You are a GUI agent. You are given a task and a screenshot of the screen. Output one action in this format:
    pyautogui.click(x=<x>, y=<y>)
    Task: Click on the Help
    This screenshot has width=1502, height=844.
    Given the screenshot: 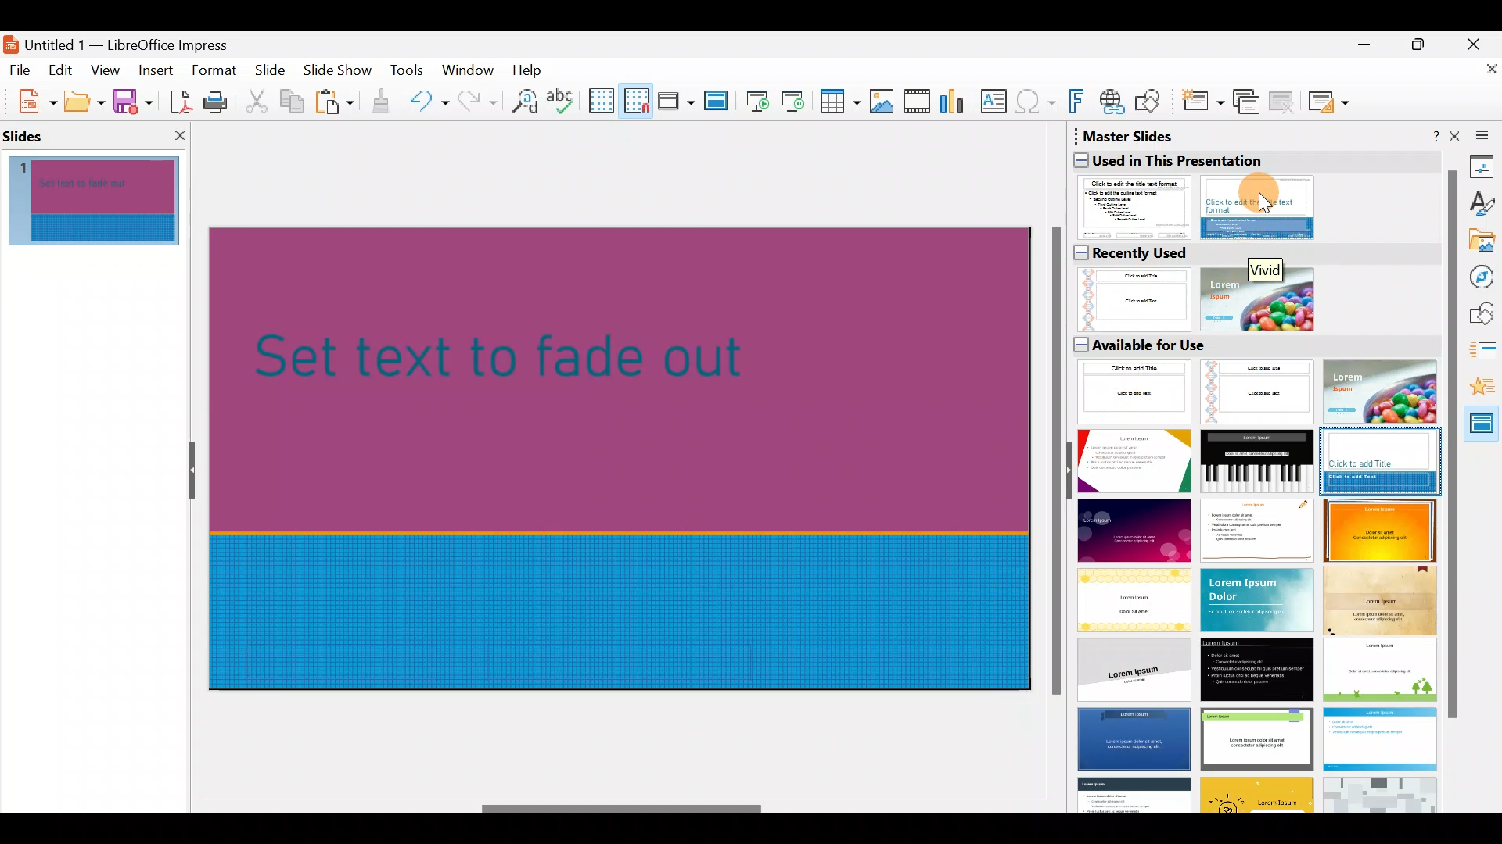 What is the action you would take?
    pyautogui.click(x=530, y=69)
    